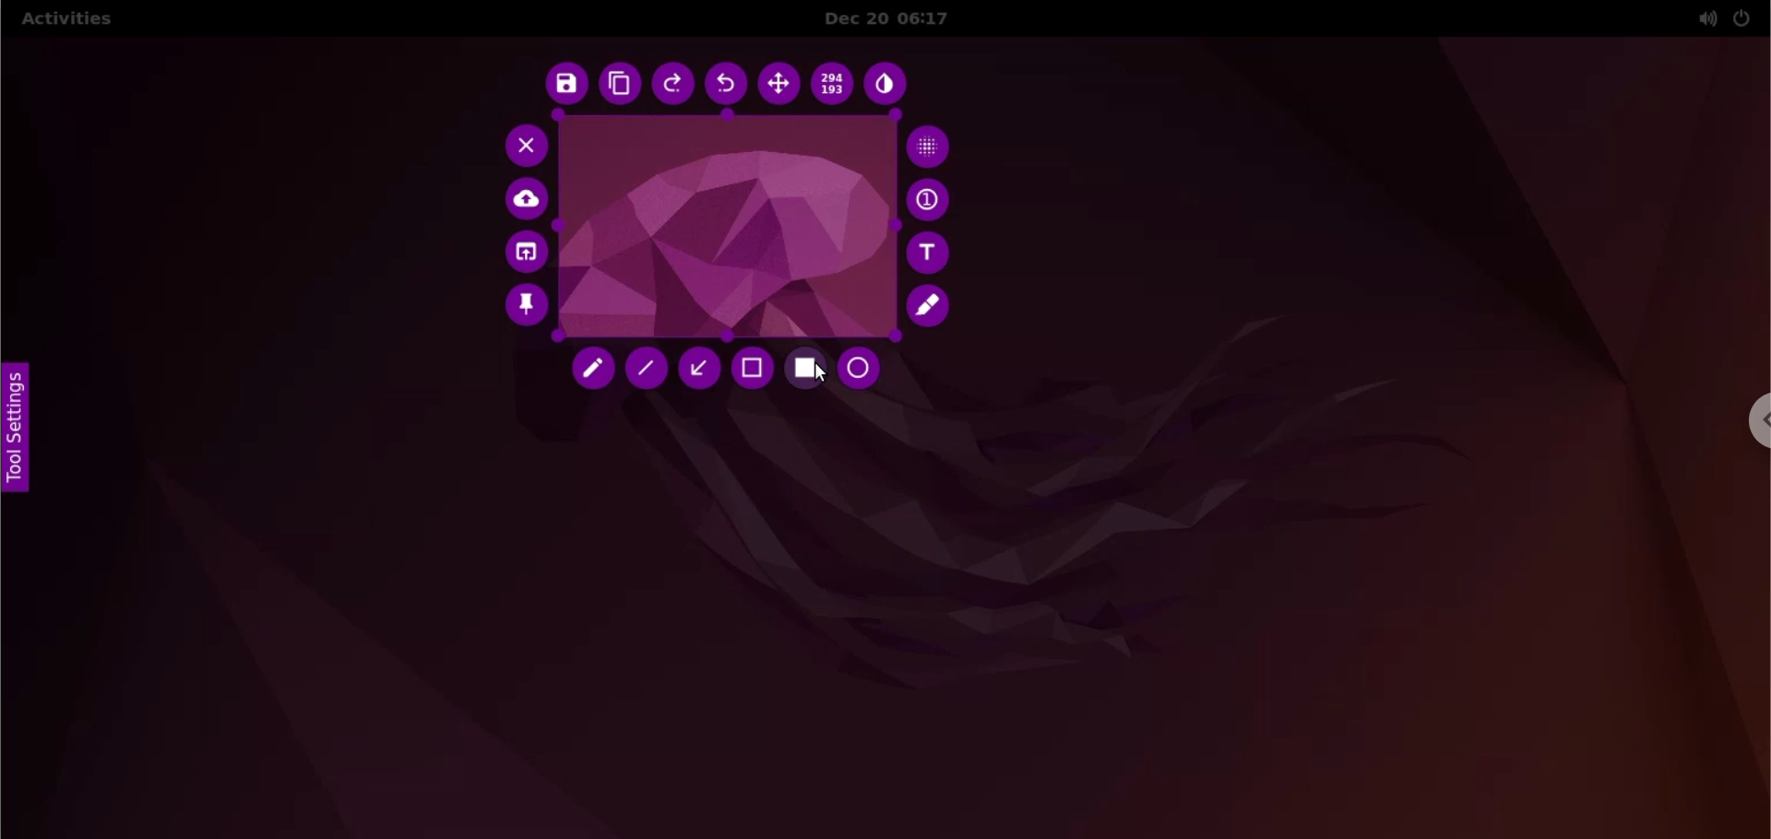  I want to click on marker, so click(932, 306).